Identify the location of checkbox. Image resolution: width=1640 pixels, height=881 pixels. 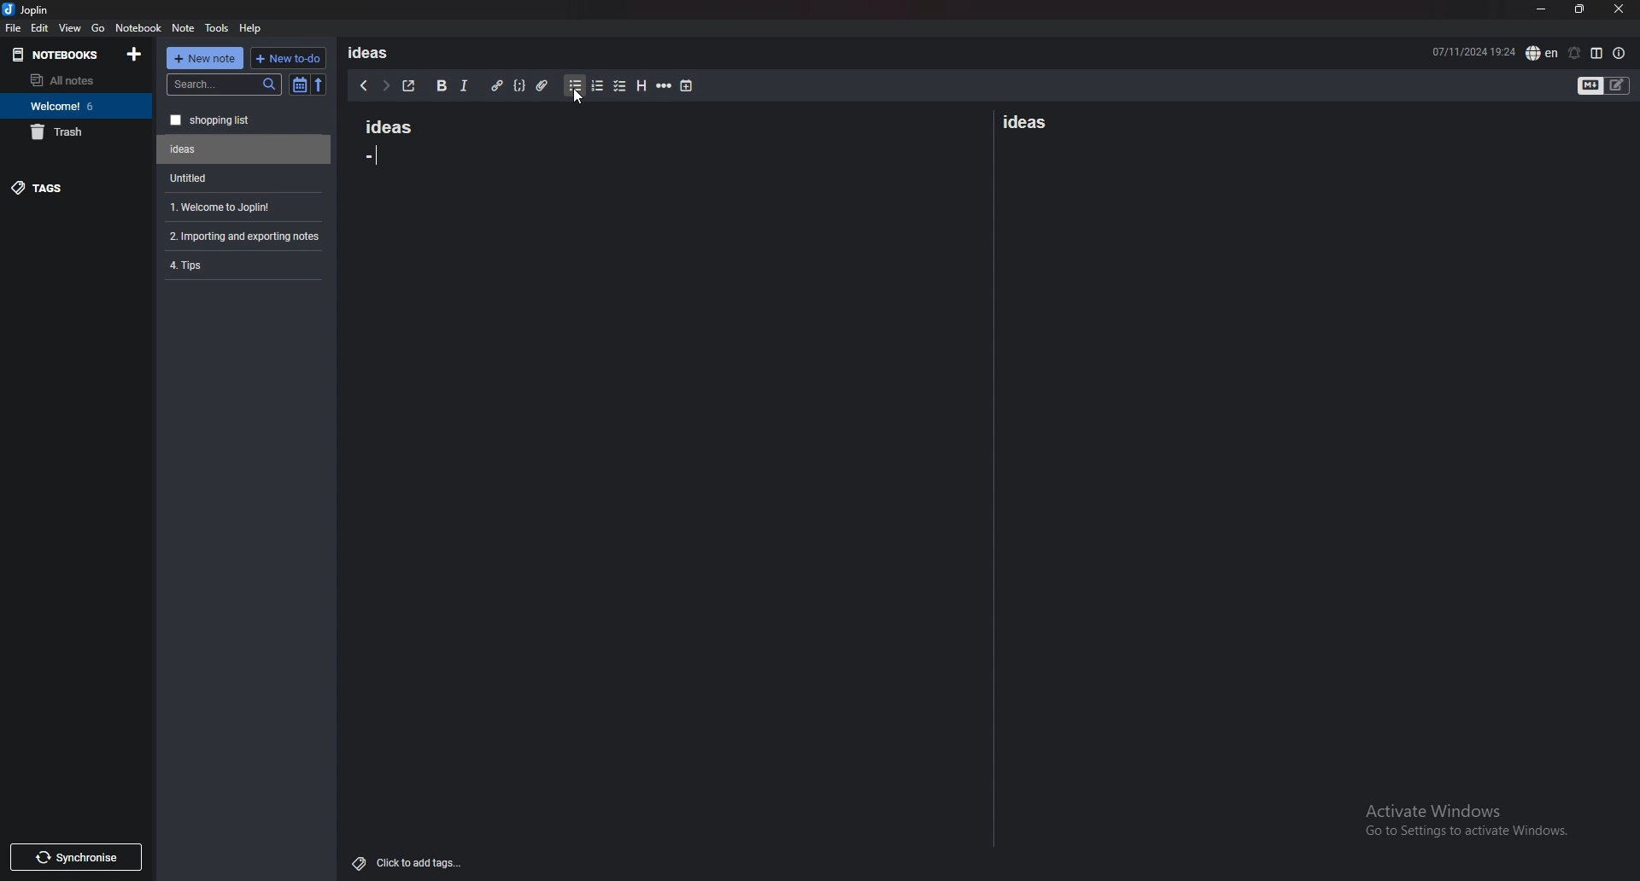
(620, 87).